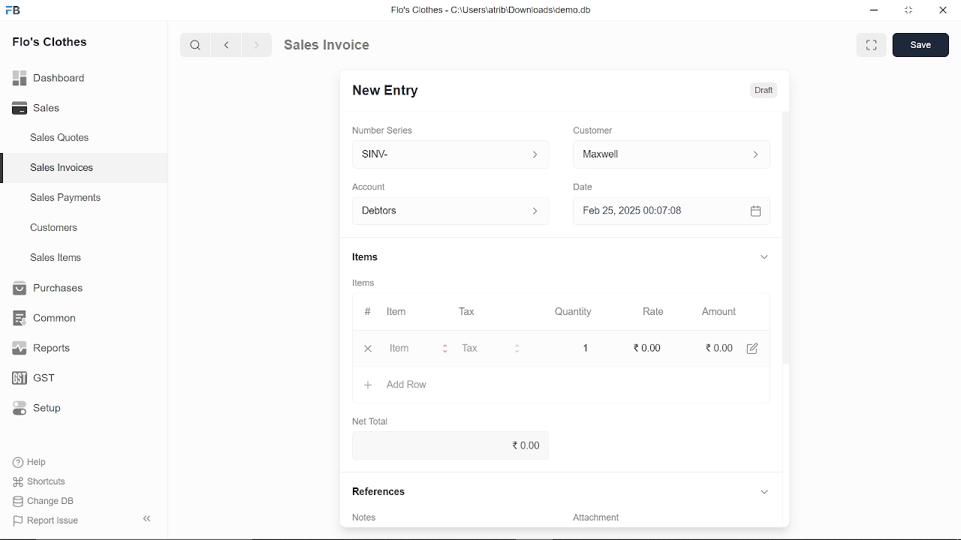 The height and width of the screenshot is (540, 961). I want to click on Sales Invoices, so click(62, 168).